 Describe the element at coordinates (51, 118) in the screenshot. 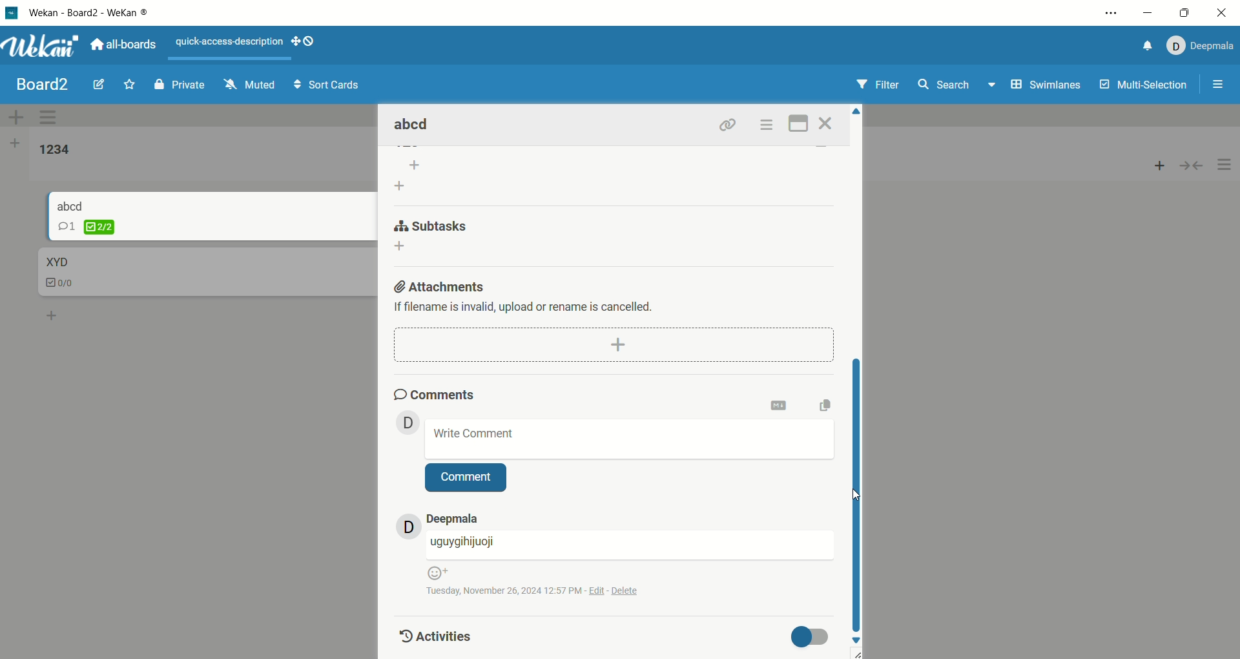

I see `swimlane actions` at that location.